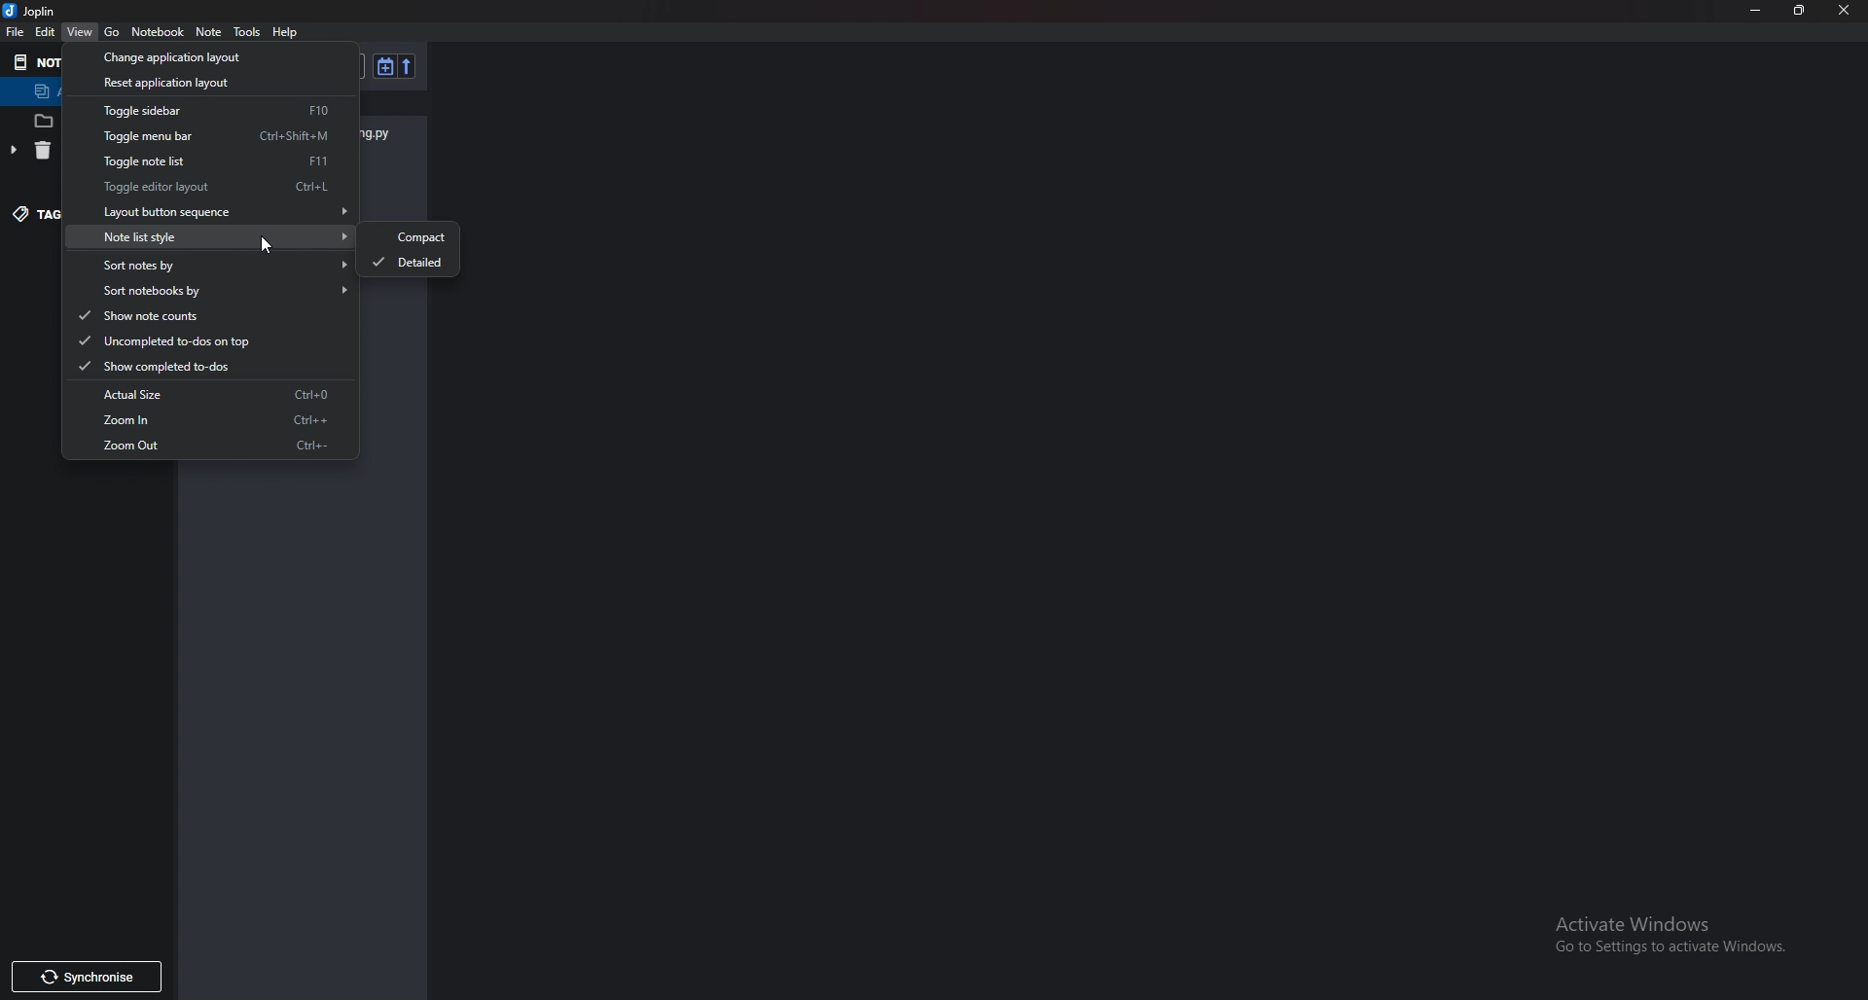  I want to click on Show notecounts, so click(203, 314).